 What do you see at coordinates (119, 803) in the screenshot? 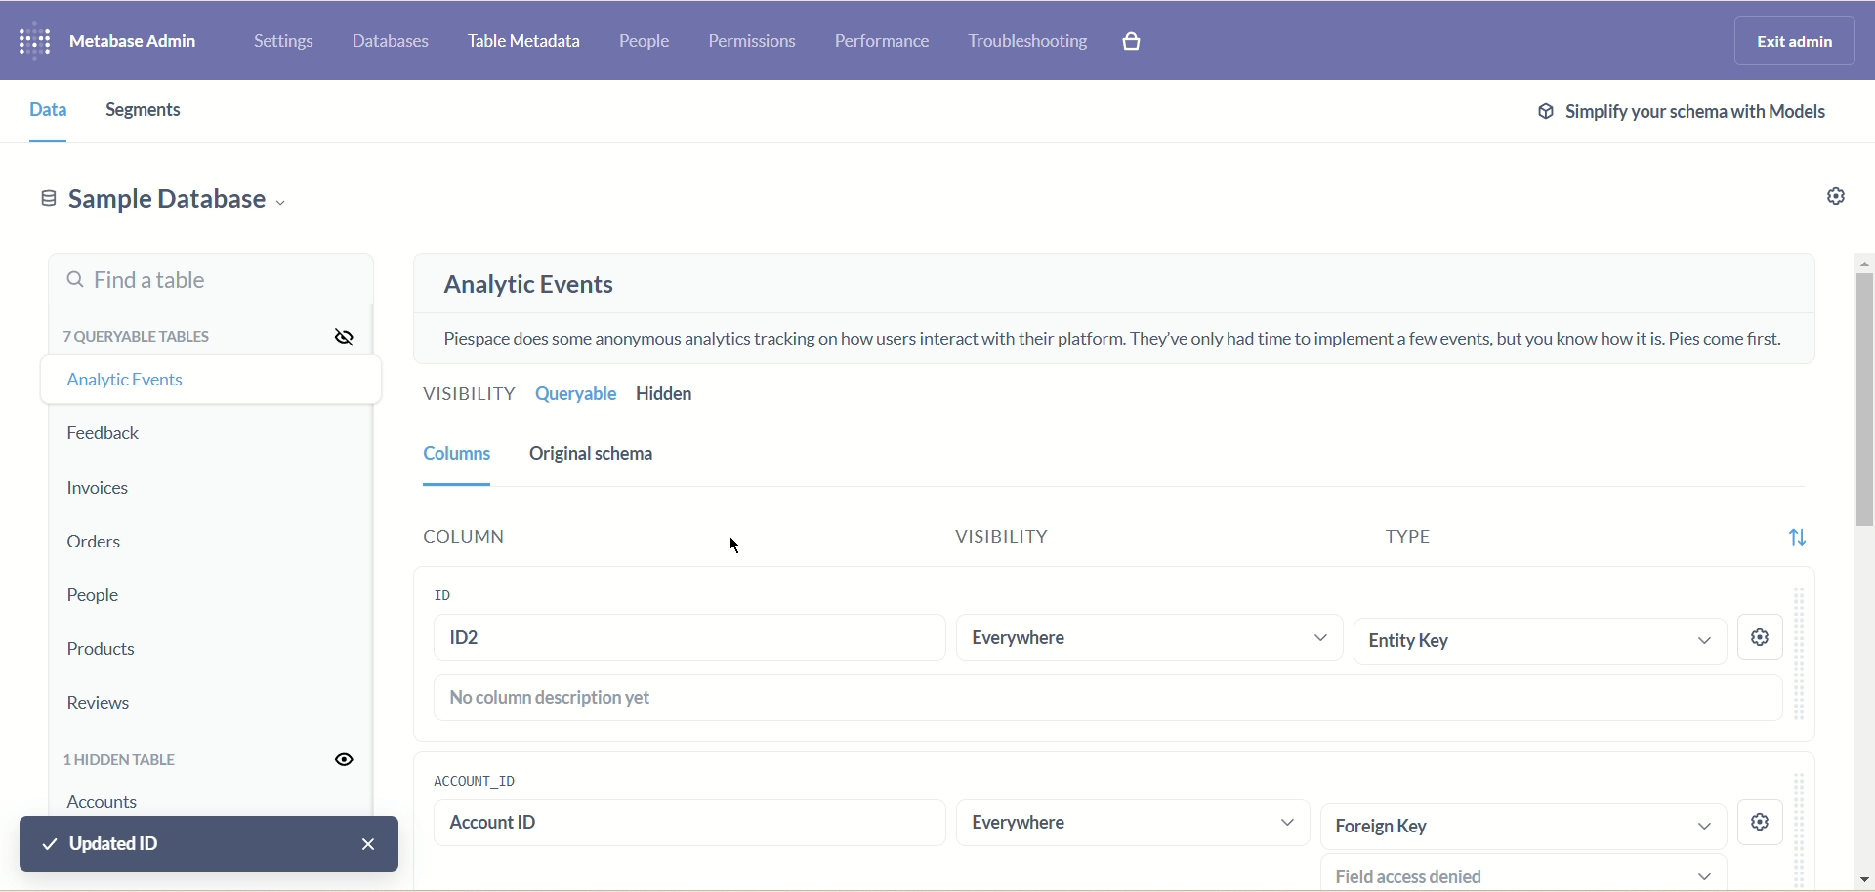
I see `accounts` at bounding box center [119, 803].